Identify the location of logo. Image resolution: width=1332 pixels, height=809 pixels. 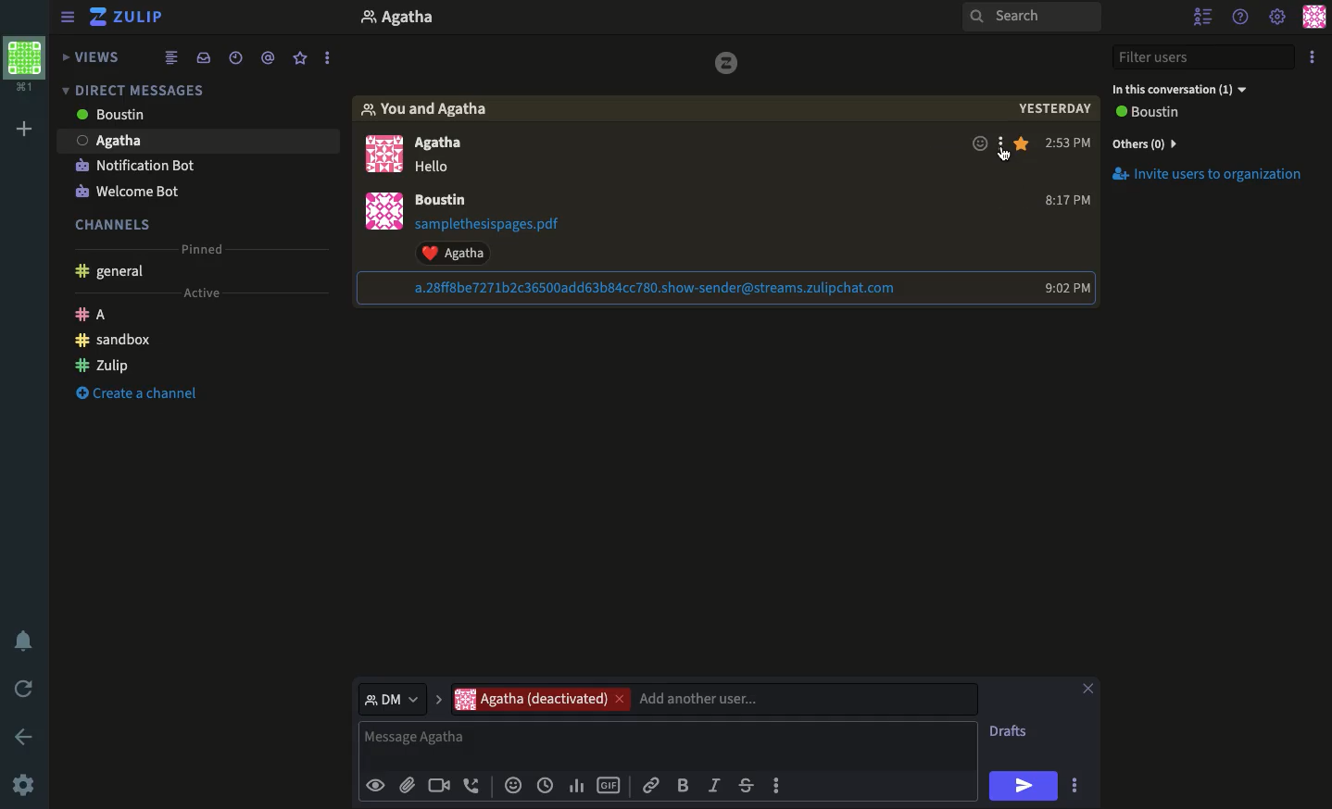
(728, 63).